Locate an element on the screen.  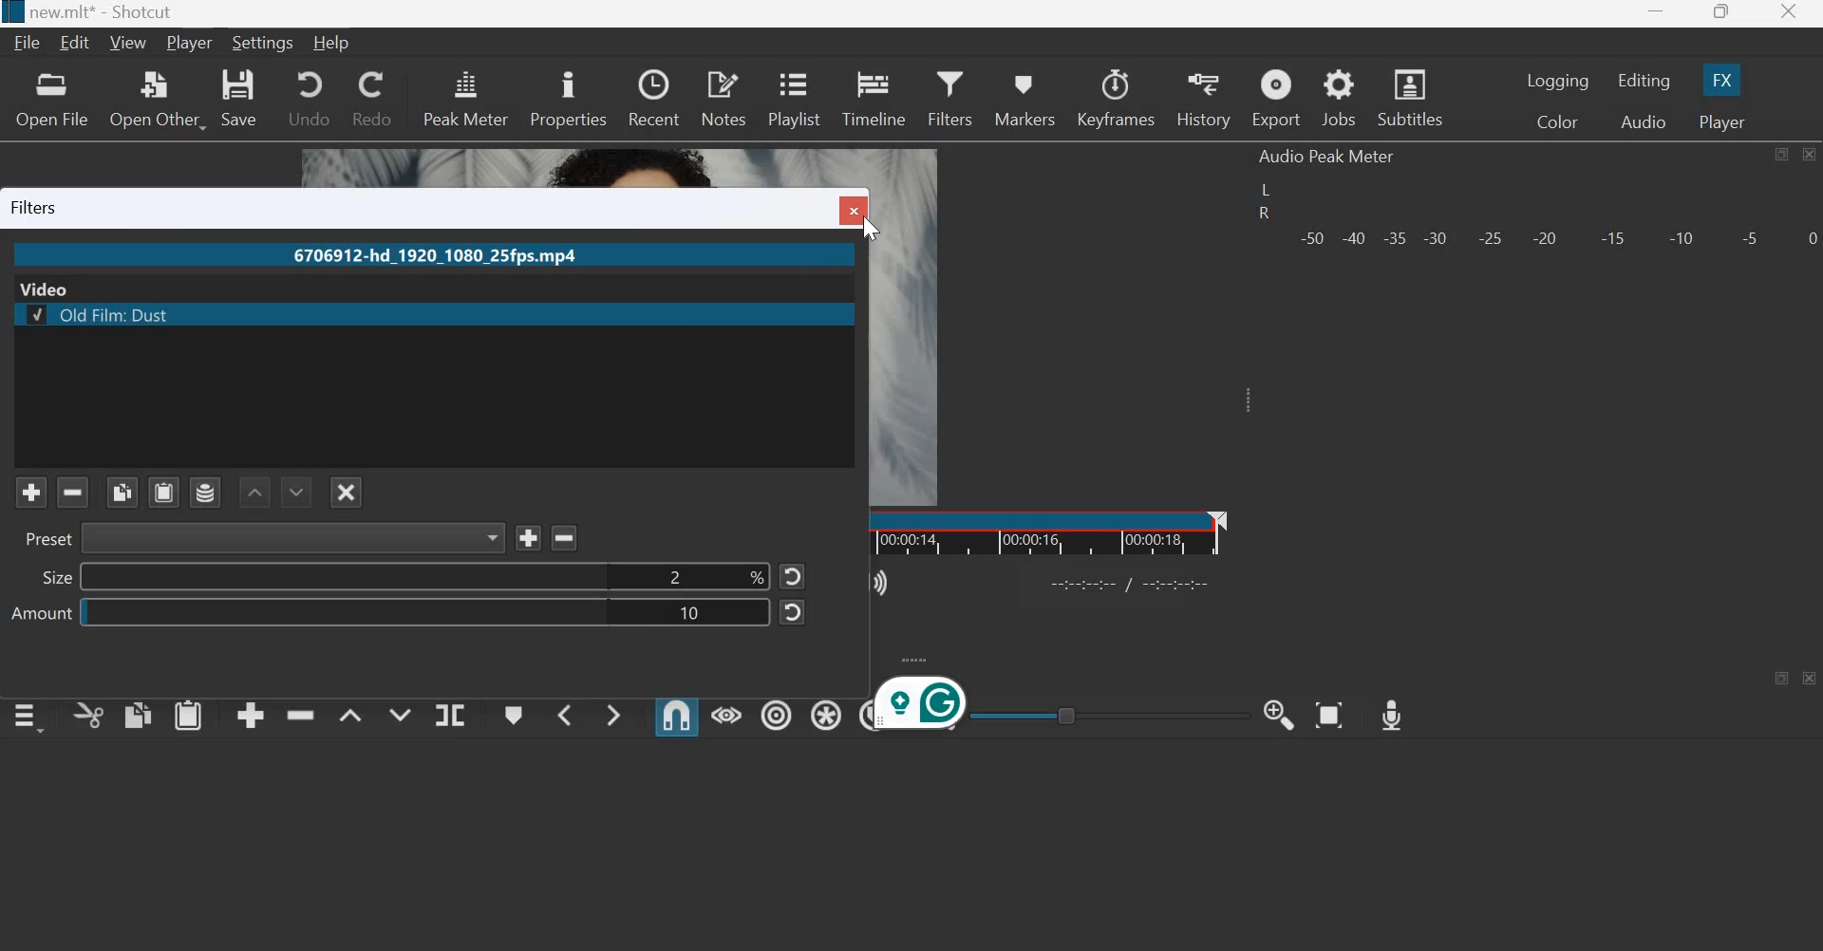
jobs is located at coordinates (1341, 99).